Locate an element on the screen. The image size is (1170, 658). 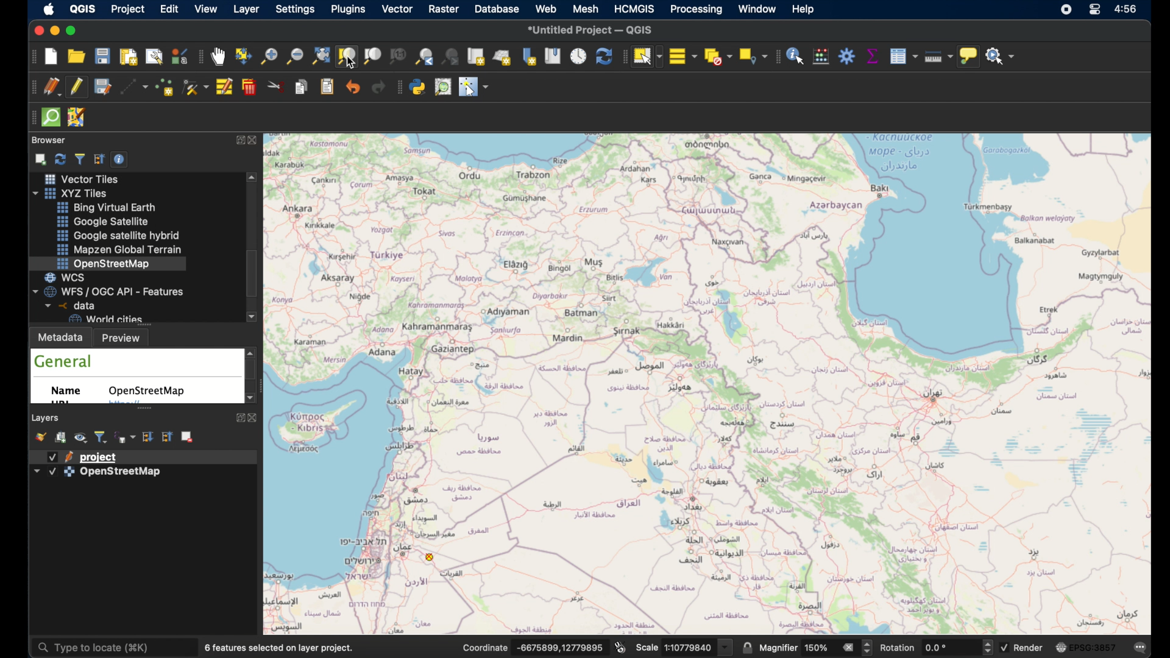
expand is located at coordinates (238, 419).